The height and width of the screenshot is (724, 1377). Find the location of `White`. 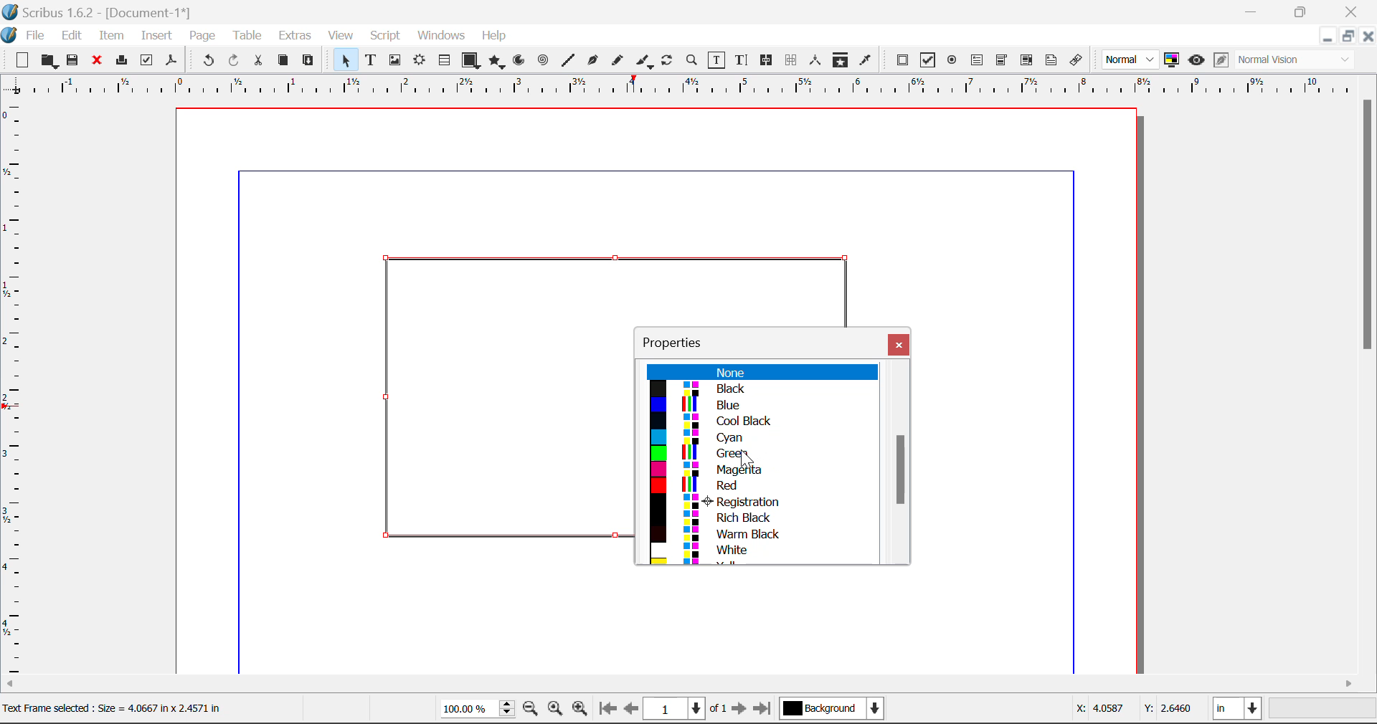

White is located at coordinates (763, 551).